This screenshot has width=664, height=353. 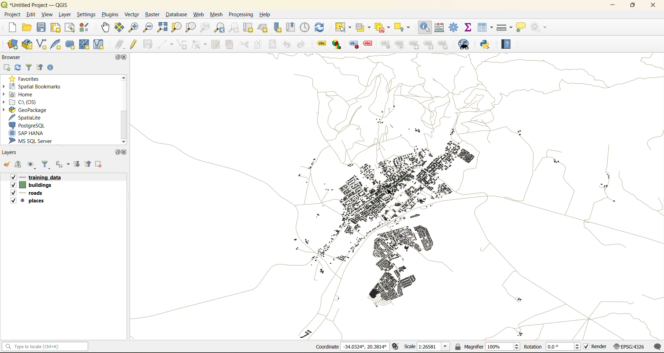 I want to click on plugins, so click(x=110, y=15).